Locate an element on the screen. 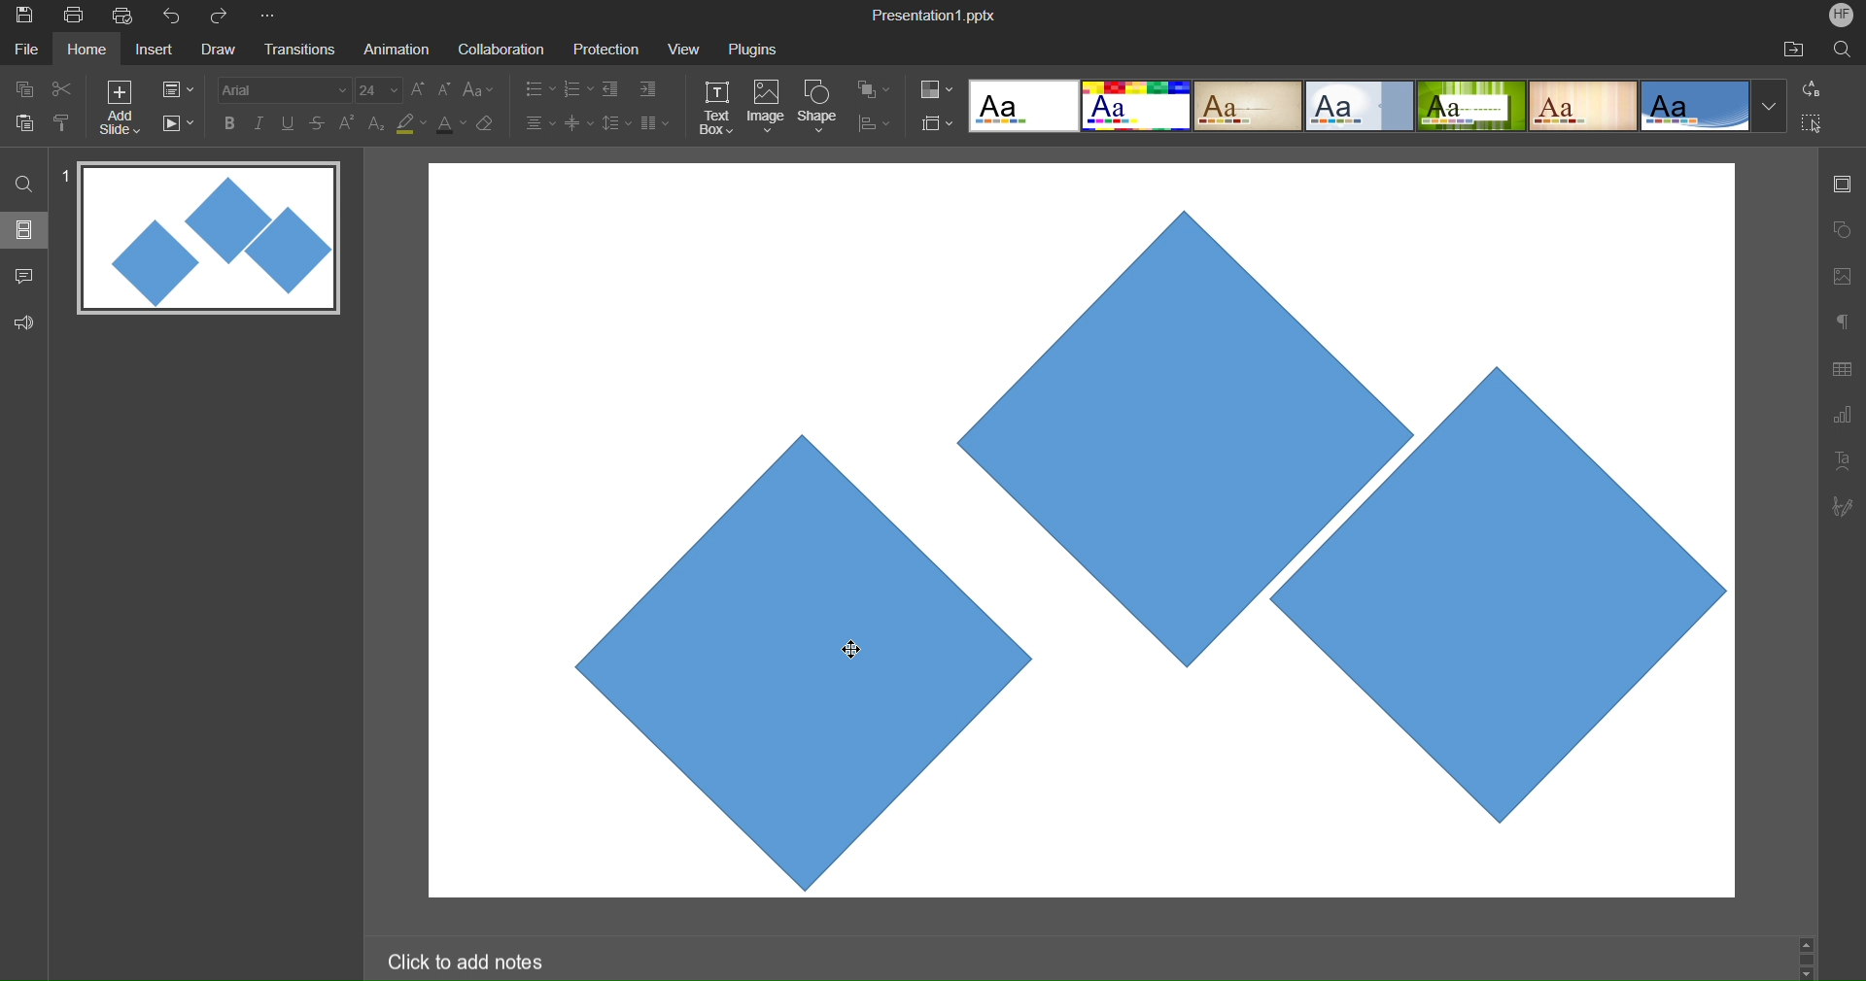 The height and width of the screenshot is (981, 1866). Graph is located at coordinates (1842, 418).